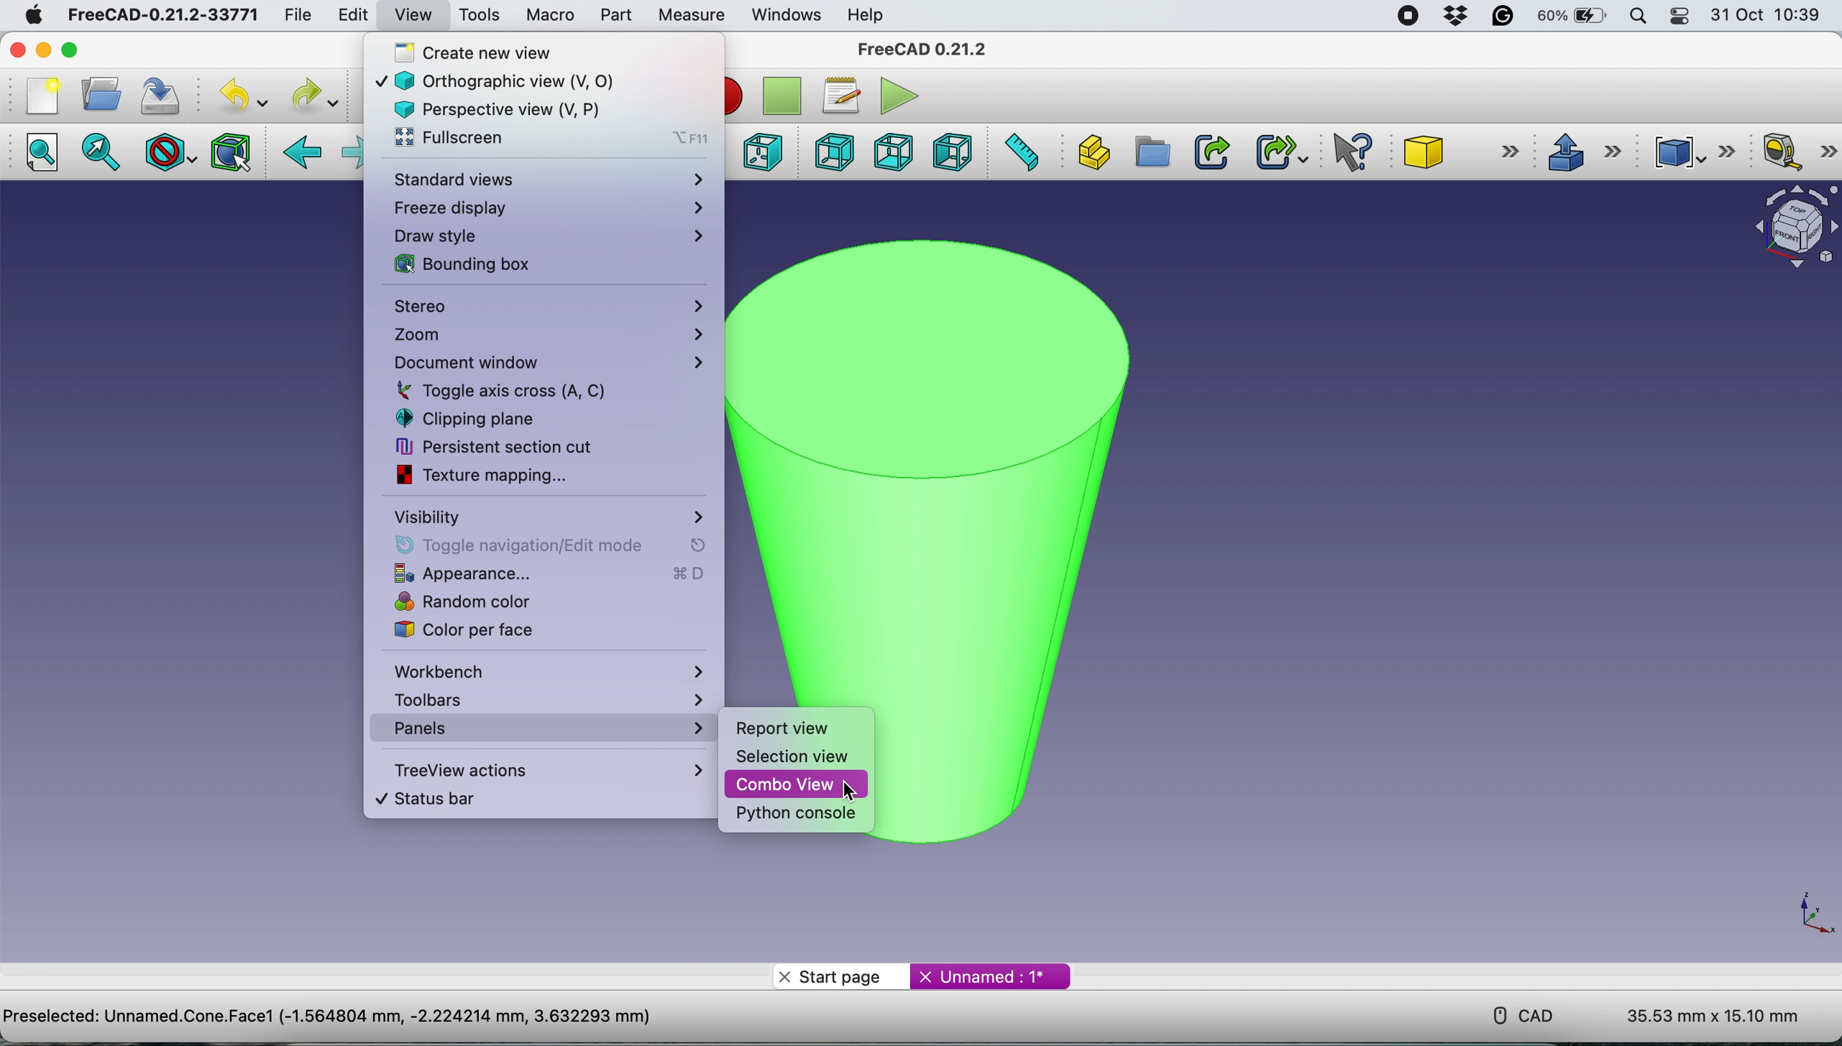  What do you see at coordinates (43, 49) in the screenshot?
I see `minimise` at bounding box center [43, 49].